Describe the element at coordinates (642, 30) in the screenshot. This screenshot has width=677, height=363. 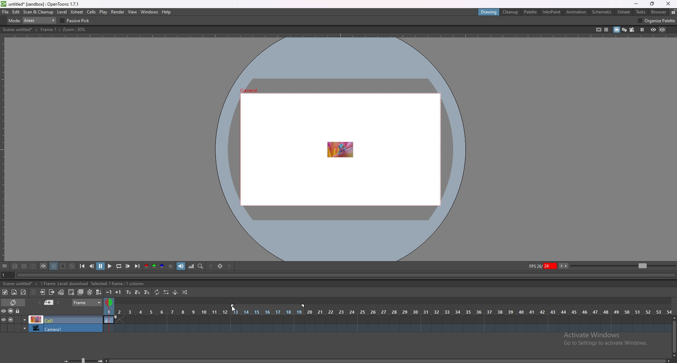
I see `freeze` at that location.